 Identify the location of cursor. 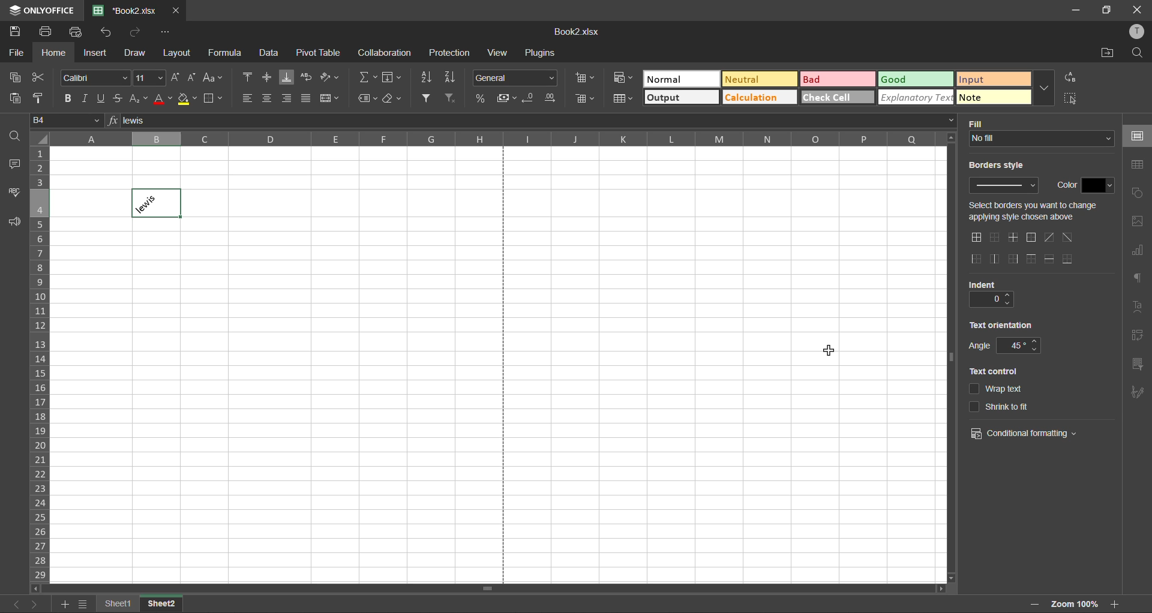
(830, 348).